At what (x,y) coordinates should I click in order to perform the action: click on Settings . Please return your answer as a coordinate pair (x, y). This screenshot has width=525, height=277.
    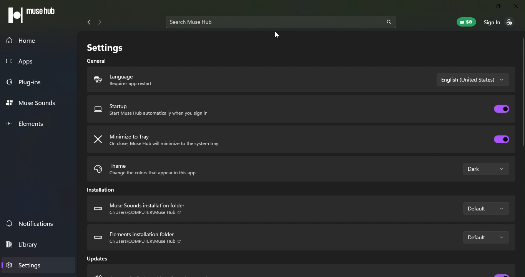
    Looking at the image, I should click on (103, 45).